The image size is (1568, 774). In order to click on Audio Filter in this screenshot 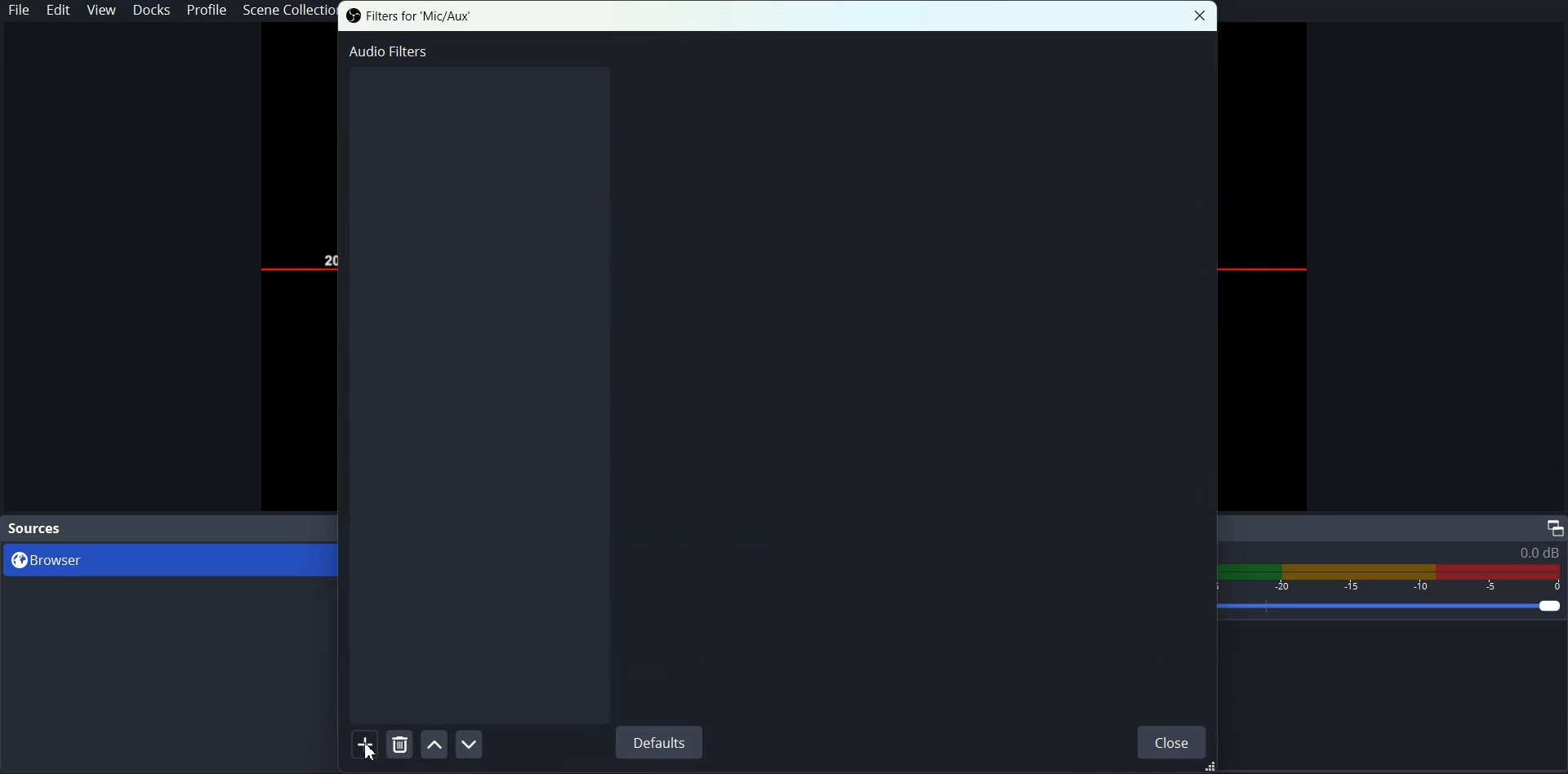, I will do `click(386, 51)`.